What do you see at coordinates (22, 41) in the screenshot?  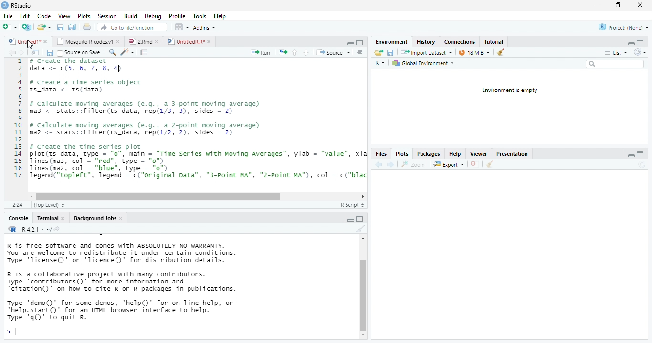 I see `untitled 1` at bounding box center [22, 41].